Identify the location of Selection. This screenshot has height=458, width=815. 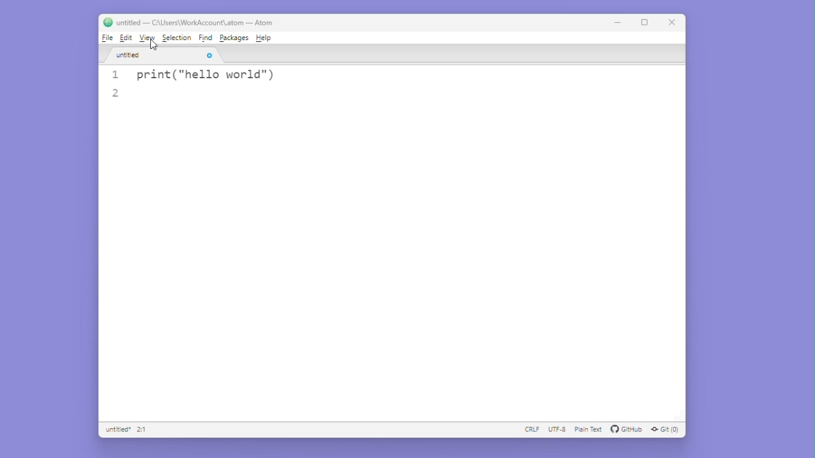
(178, 38).